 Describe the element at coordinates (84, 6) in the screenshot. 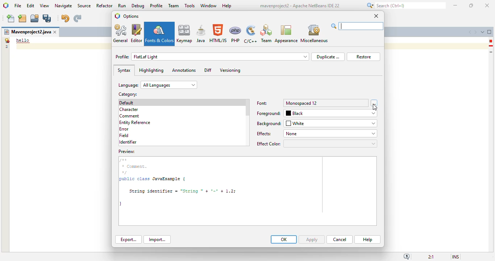

I see `source` at that location.